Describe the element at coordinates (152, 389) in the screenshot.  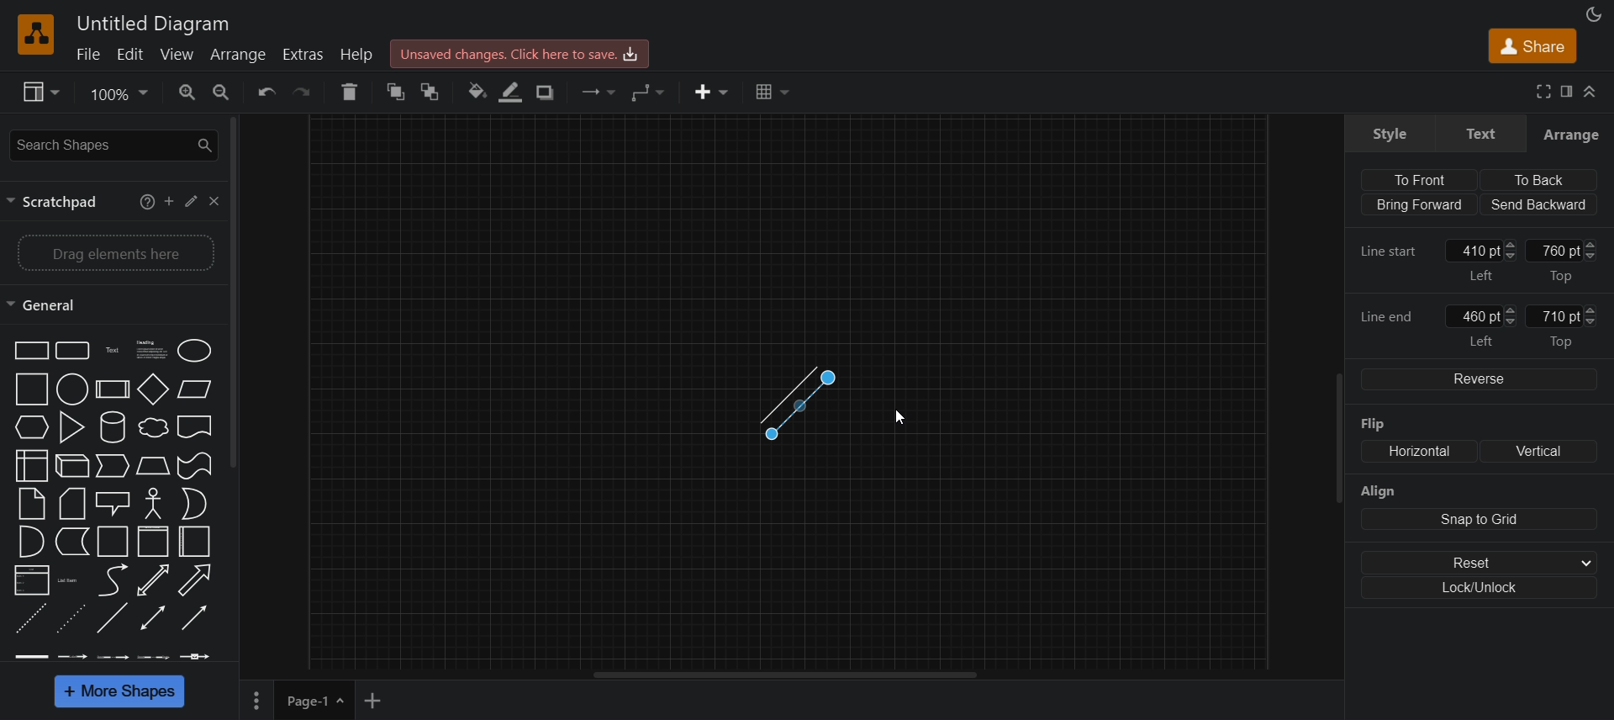
I see `Diamond` at that location.